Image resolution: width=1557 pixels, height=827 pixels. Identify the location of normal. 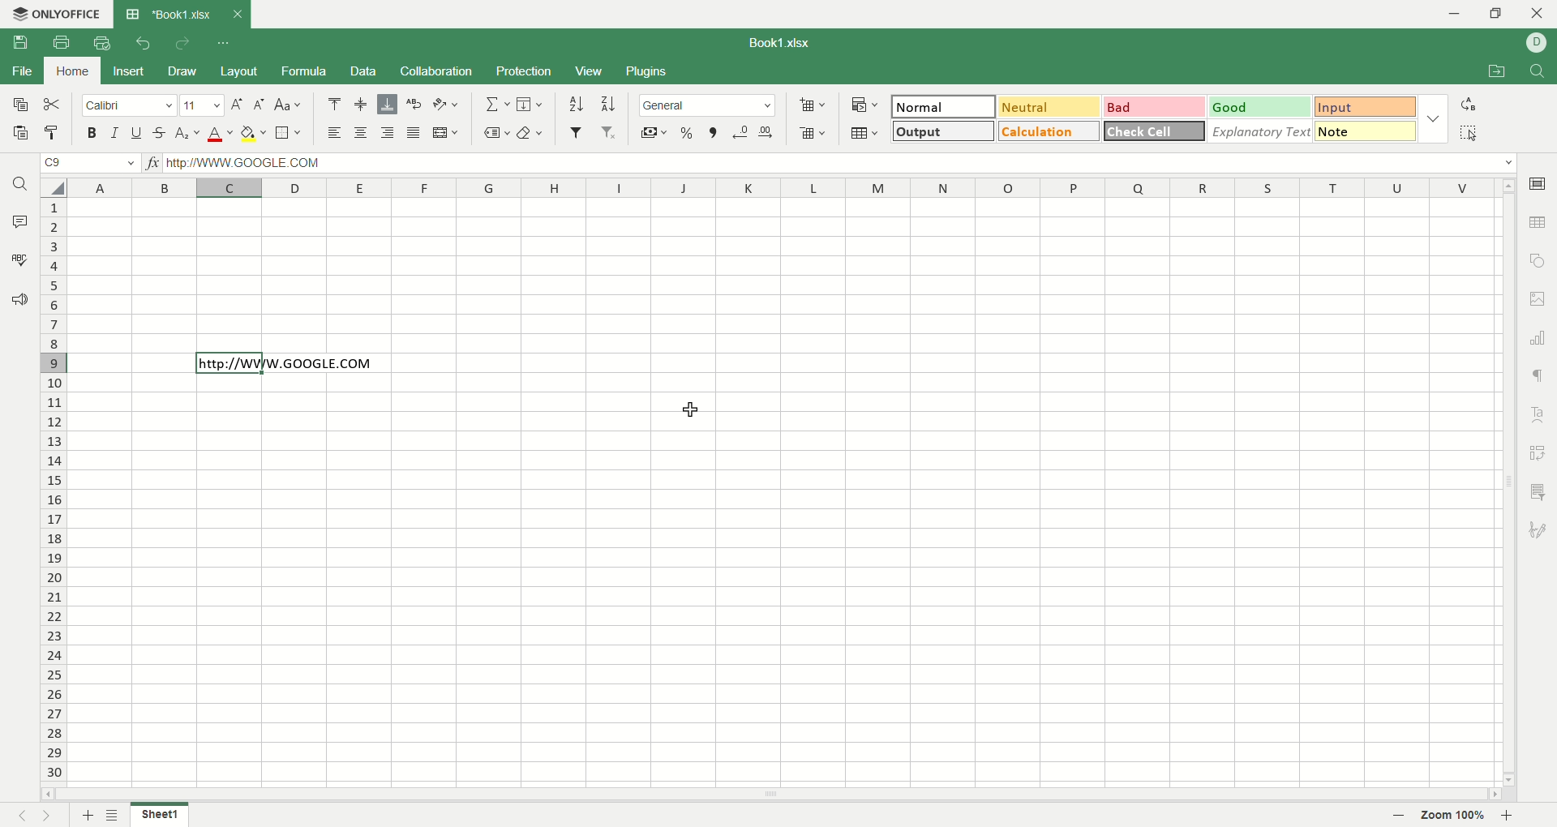
(945, 106).